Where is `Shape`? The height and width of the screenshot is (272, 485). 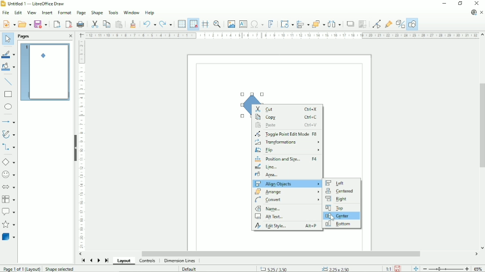 Shape is located at coordinates (97, 12).